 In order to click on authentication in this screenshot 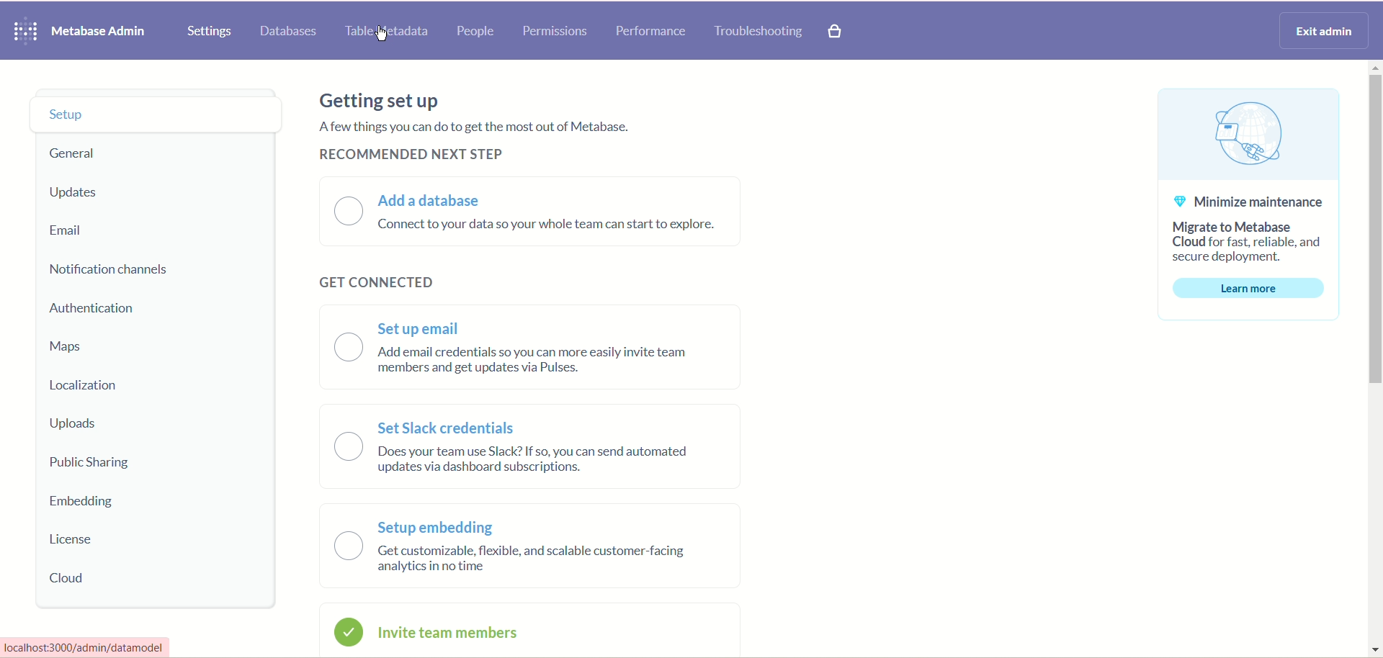, I will do `click(98, 310)`.